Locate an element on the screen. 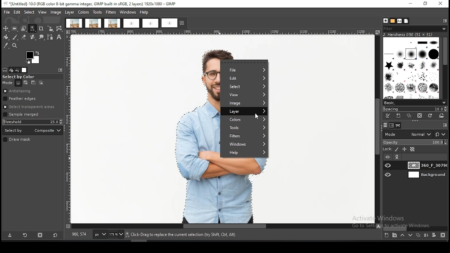 This screenshot has width=450, height=253. configure this tab is located at coordinates (445, 21).